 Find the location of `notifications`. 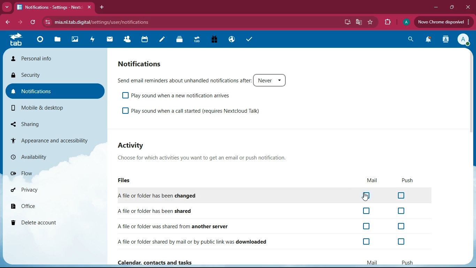

notifications is located at coordinates (428, 40).